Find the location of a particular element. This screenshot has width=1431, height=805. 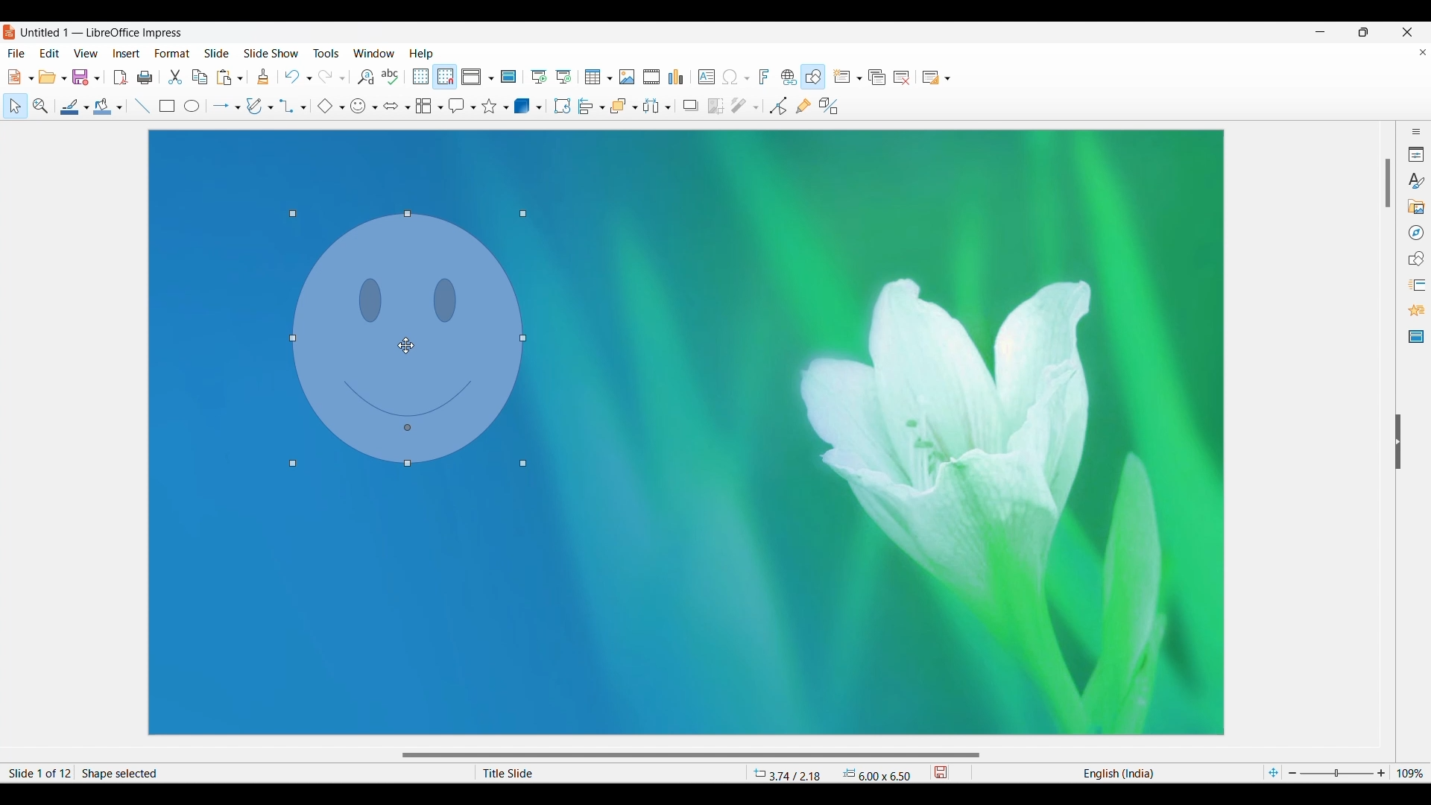

New slide is located at coordinates (841, 76).